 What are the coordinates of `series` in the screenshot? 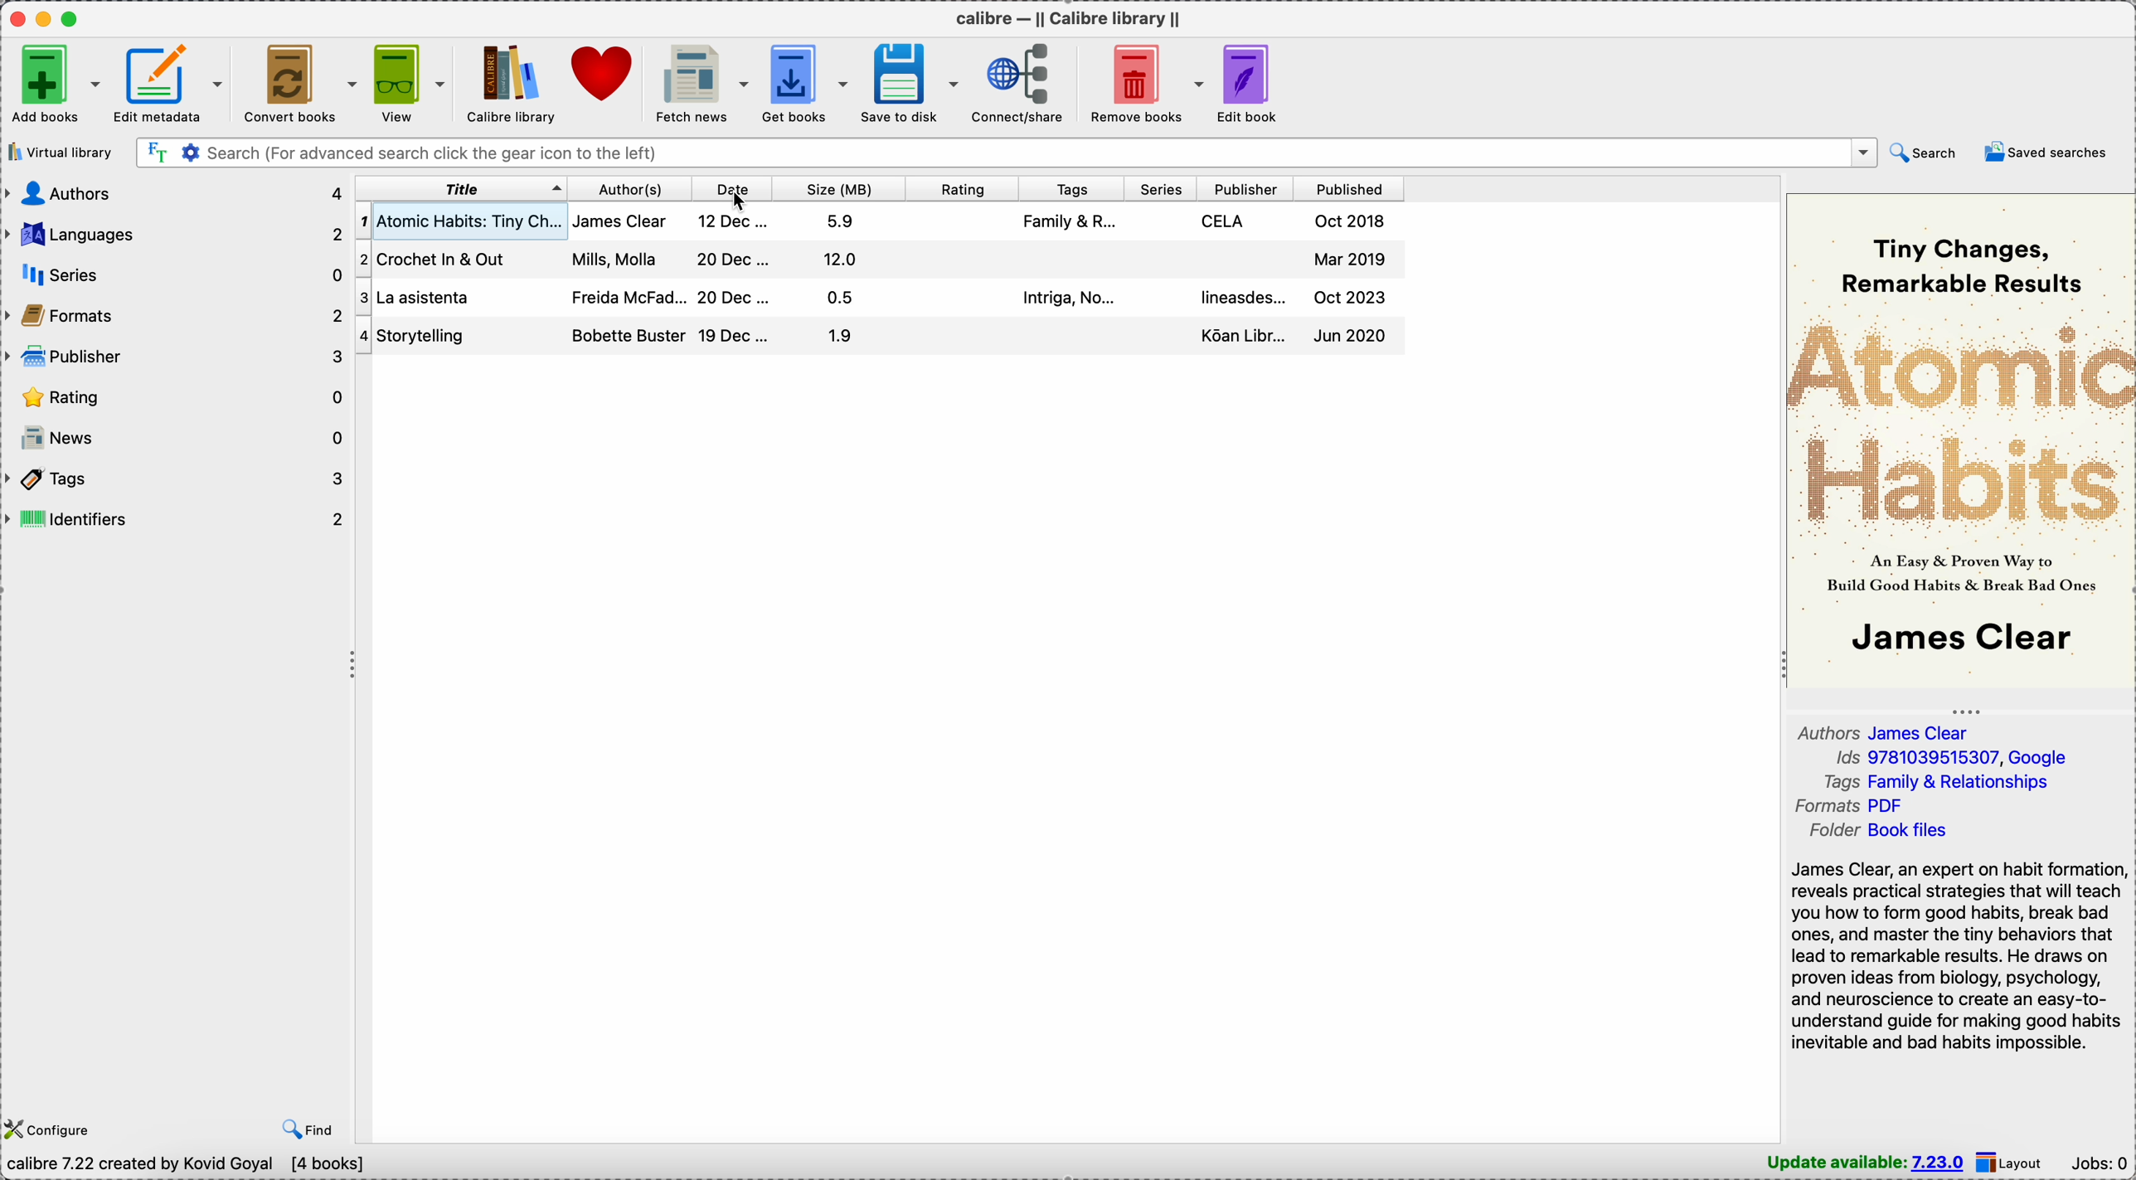 It's located at (1163, 191).